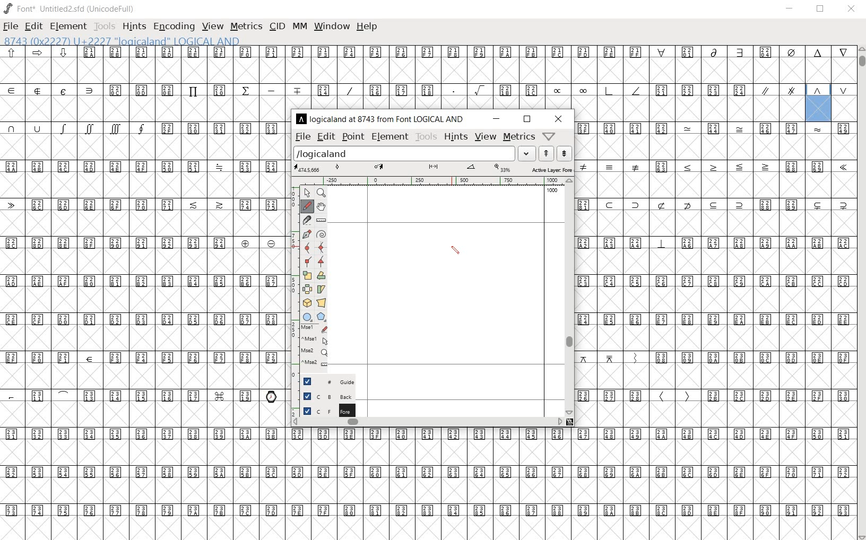 This screenshot has width=866, height=540. I want to click on tools, so click(426, 136).